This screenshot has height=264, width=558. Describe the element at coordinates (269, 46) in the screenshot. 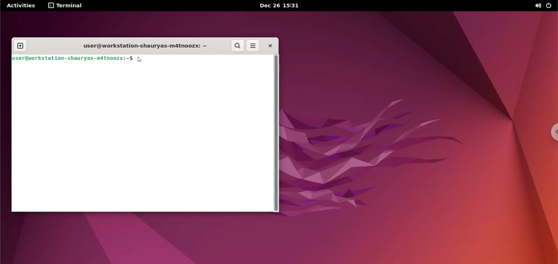

I see `close` at that location.